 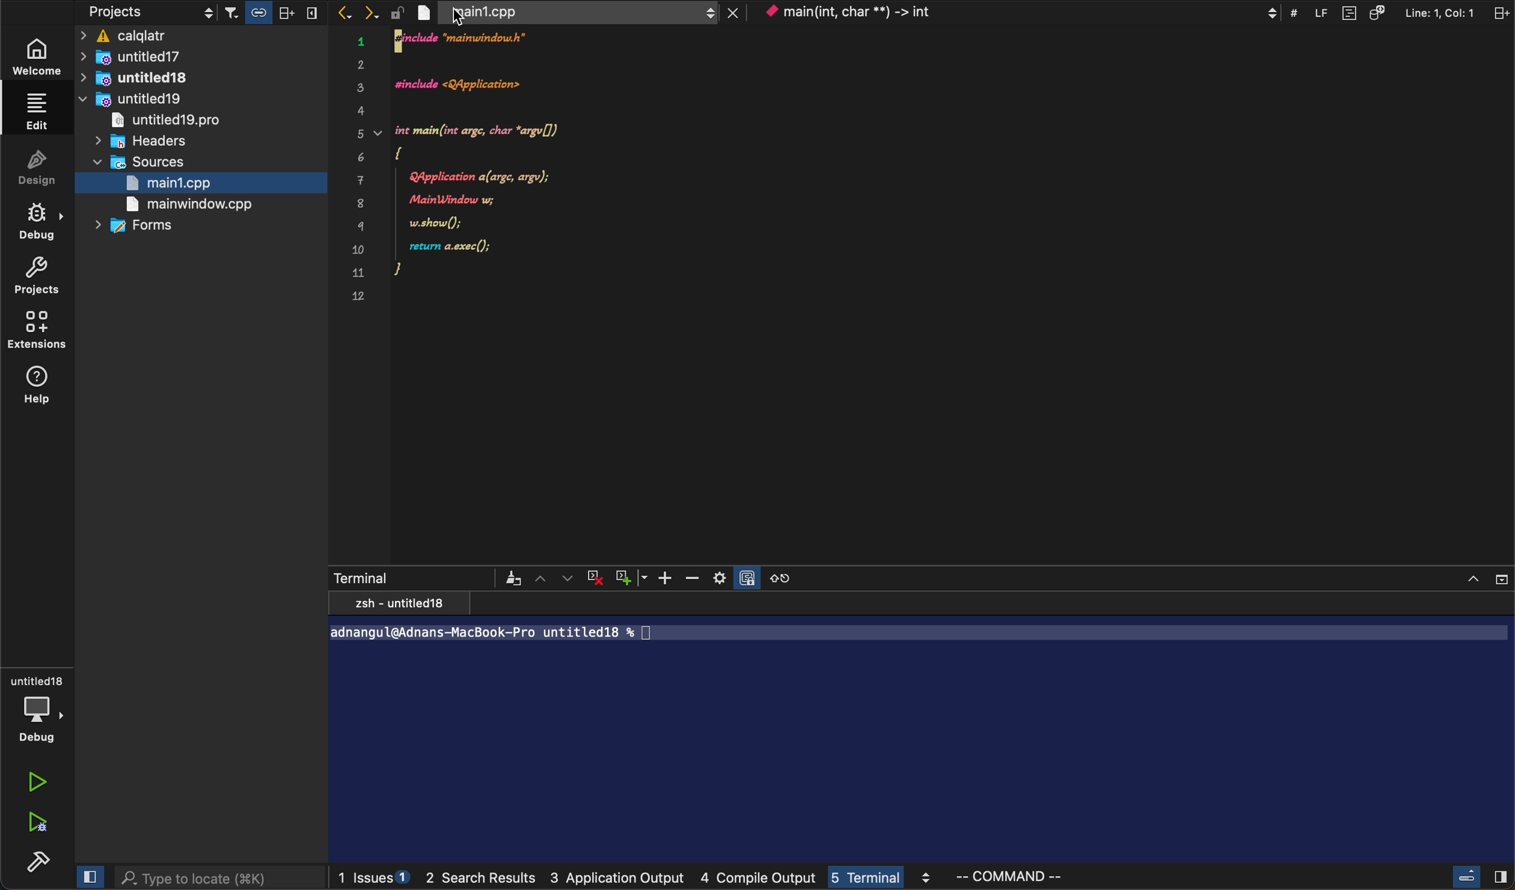 What do you see at coordinates (40, 109) in the screenshot?
I see `edit` at bounding box center [40, 109].